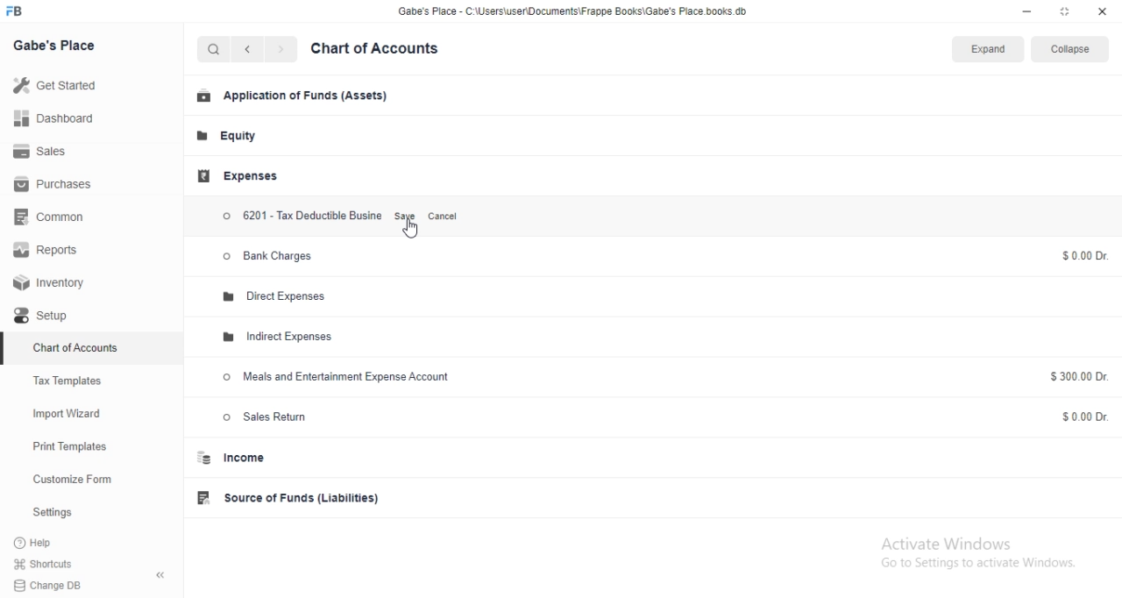 This screenshot has height=598, width=1122. Describe the element at coordinates (216, 50) in the screenshot. I see `Search` at that location.